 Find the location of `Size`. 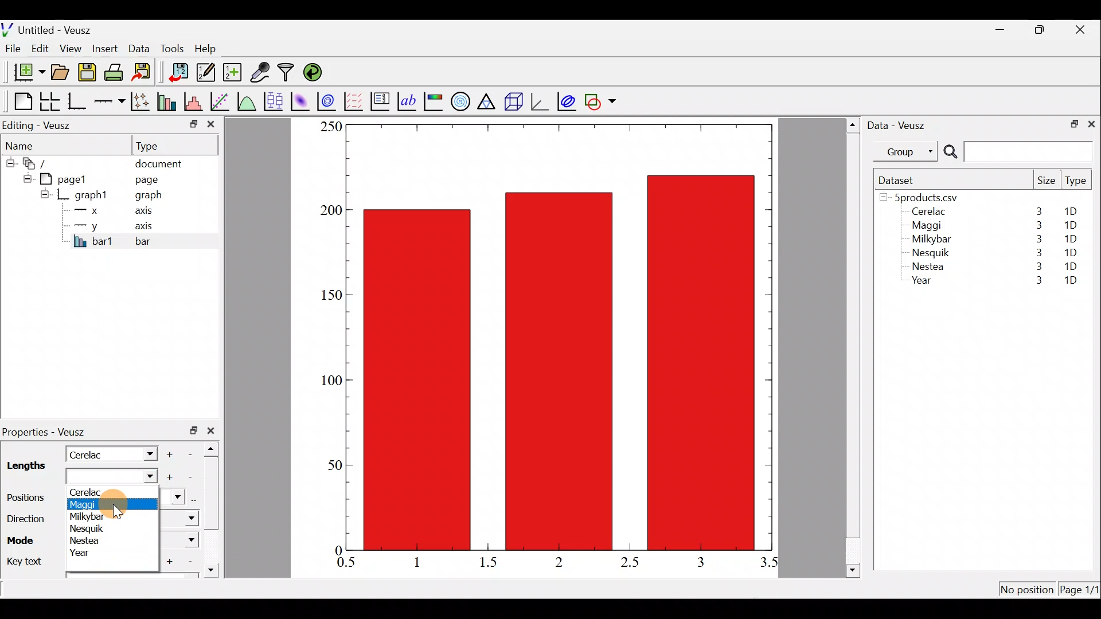

Size is located at coordinates (1046, 181).